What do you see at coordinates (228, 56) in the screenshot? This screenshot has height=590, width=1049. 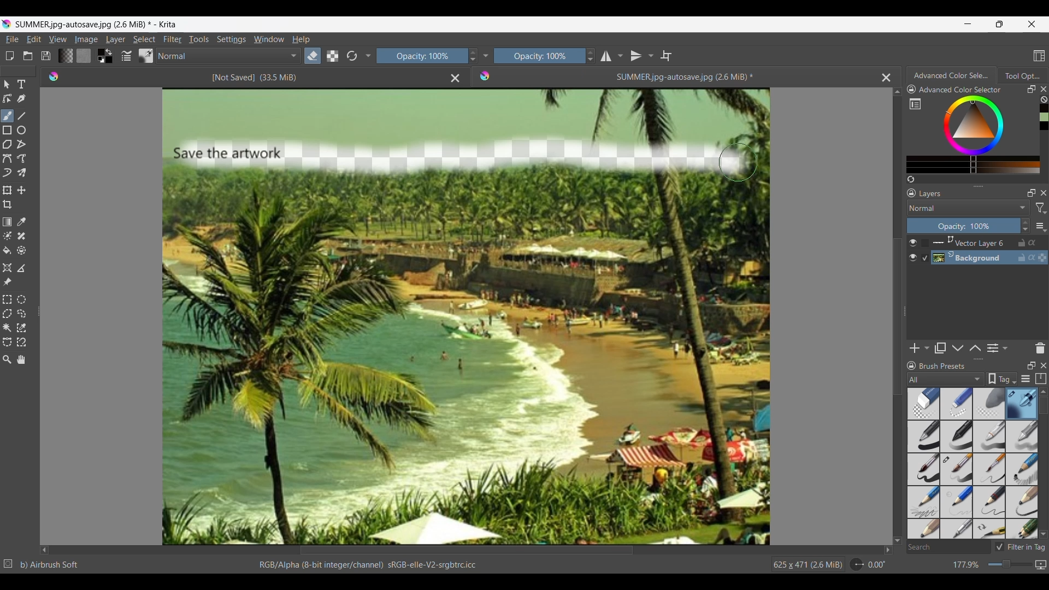 I see `Normal` at bounding box center [228, 56].